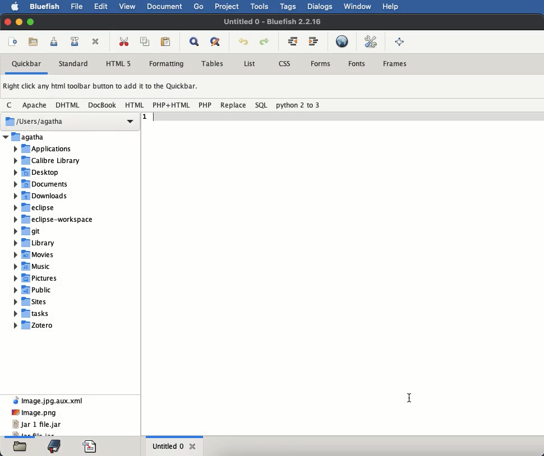 The height and width of the screenshot is (456, 544). I want to click on replace, so click(233, 105).